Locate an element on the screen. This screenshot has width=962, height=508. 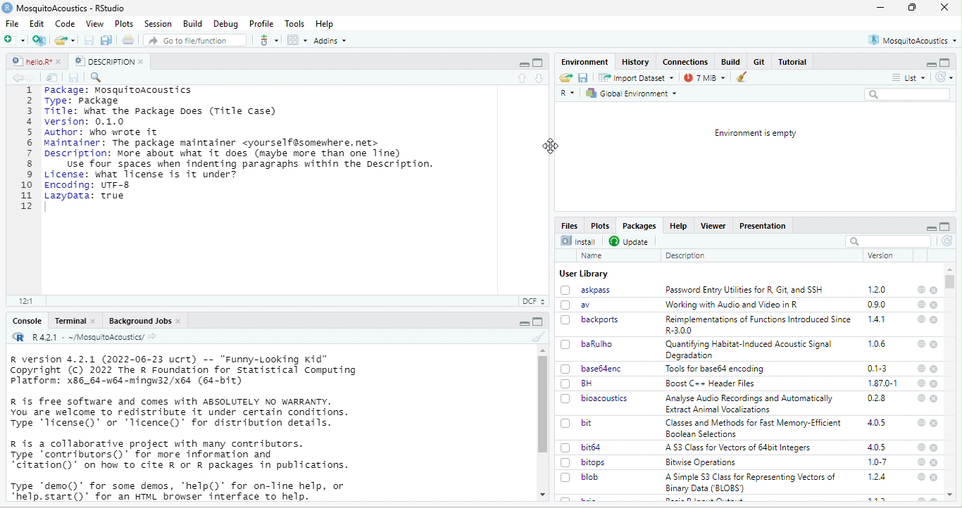
close is located at coordinates (935, 320).